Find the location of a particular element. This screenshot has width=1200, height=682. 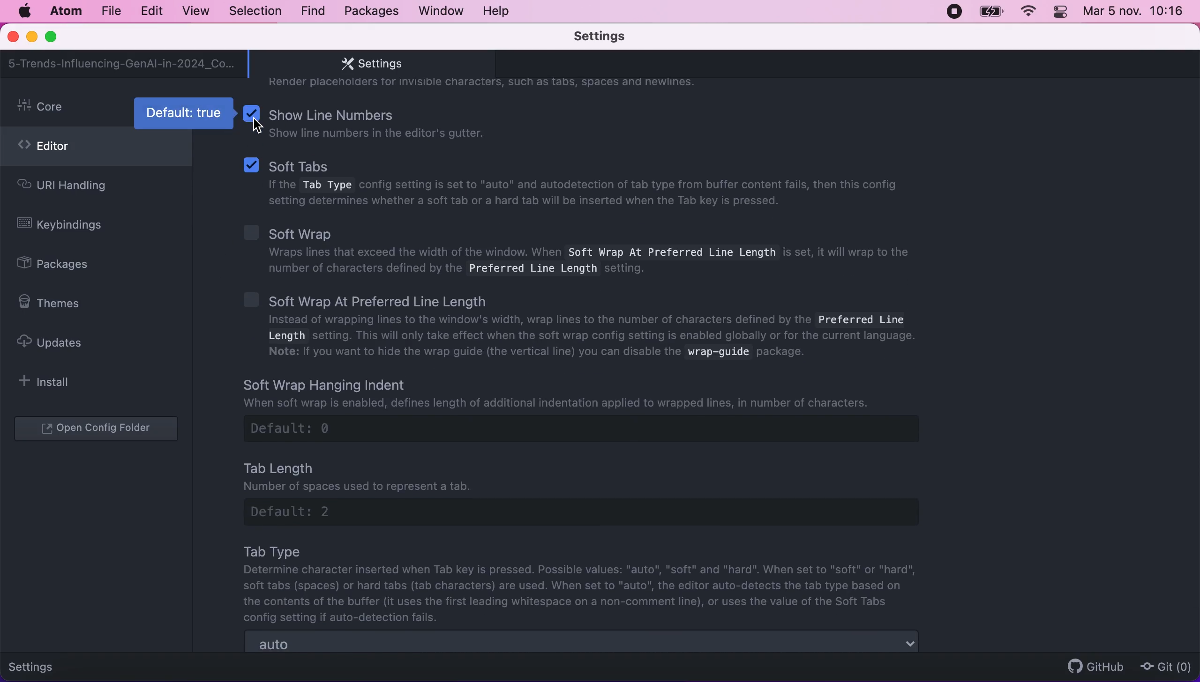

recording stopped is located at coordinates (952, 11).